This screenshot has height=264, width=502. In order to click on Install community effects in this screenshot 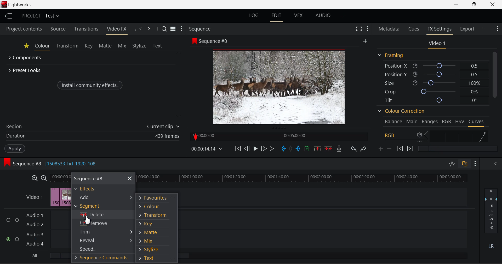, I will do `click(91, 85)`.